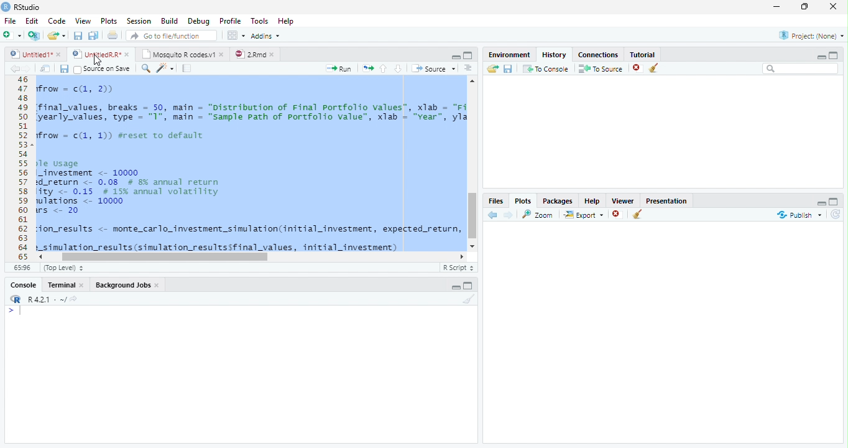 Image resolution: width=848 pixels, height=448 pixels. I want to click on Search, so click(801, 68).